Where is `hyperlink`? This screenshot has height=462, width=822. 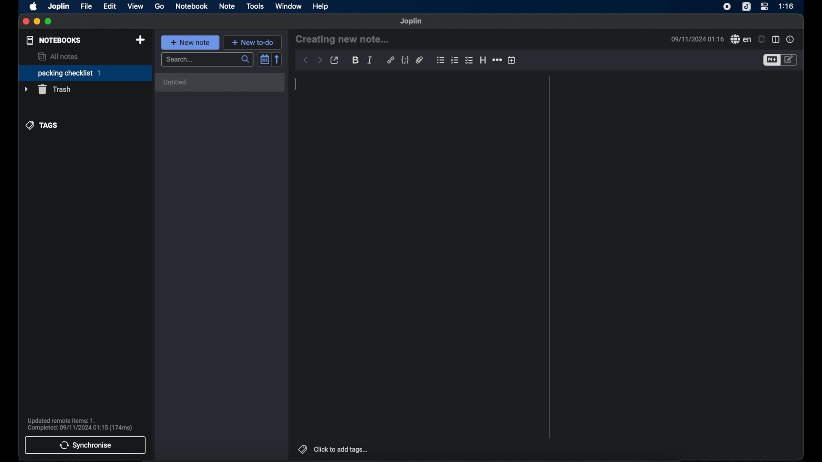
hyperlink is located at coordinates (390, 60).